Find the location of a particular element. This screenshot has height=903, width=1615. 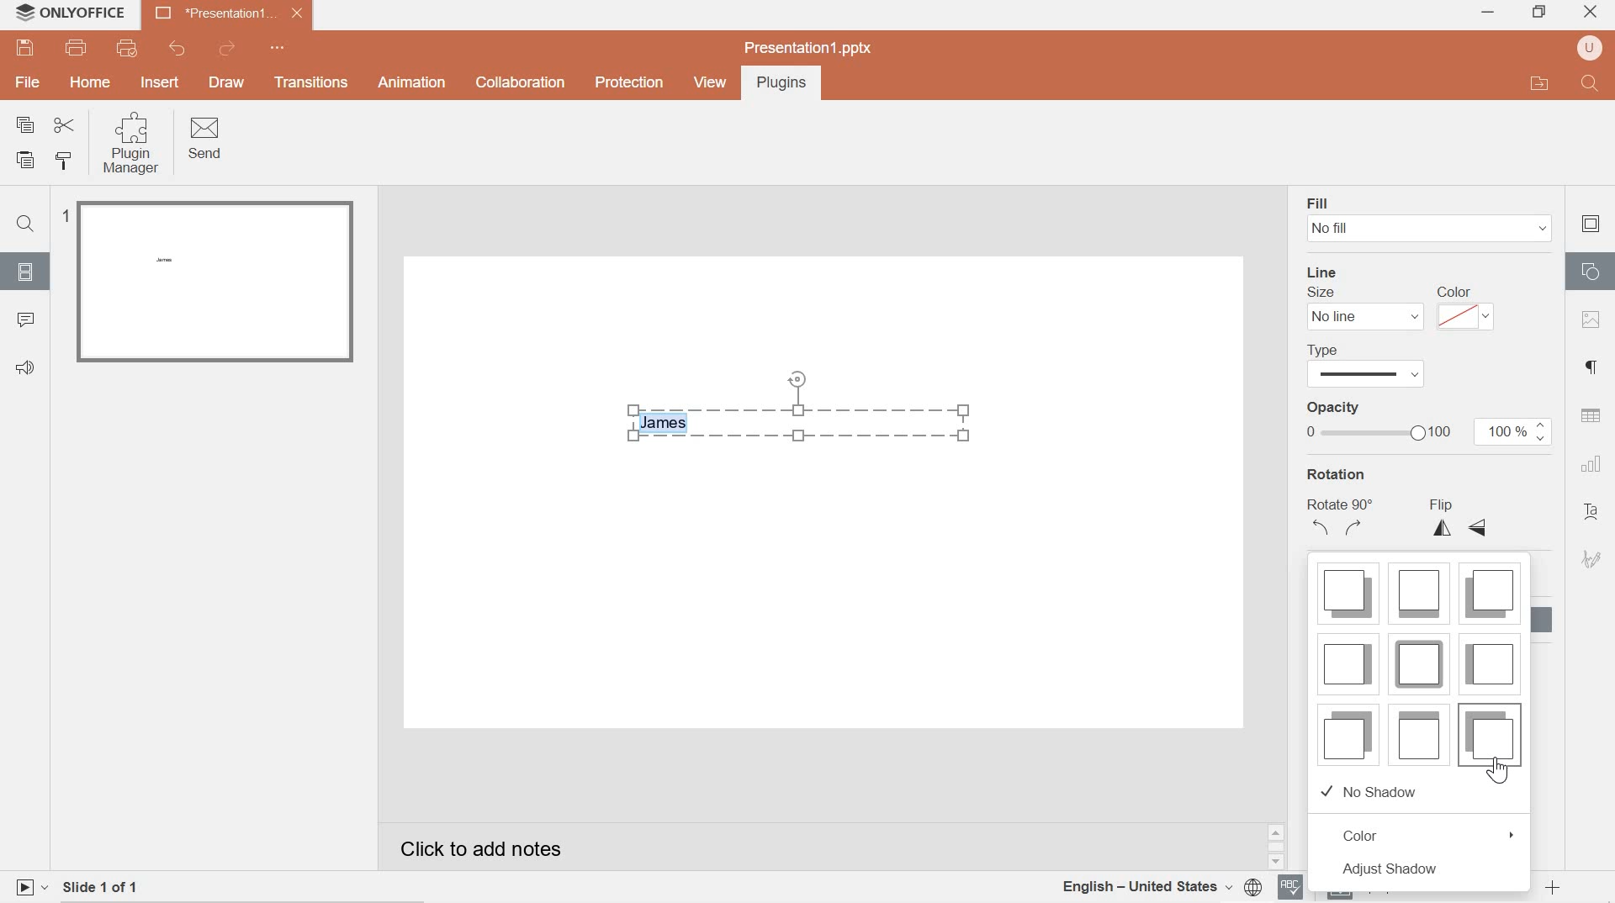

shadow style is located at coordinates (1487, 593).